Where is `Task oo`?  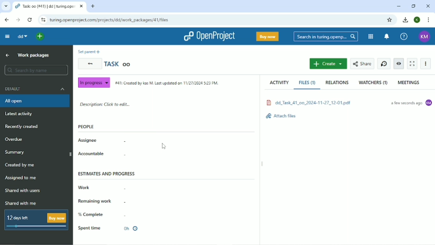 Task oo is located at coordinates (119, 64).